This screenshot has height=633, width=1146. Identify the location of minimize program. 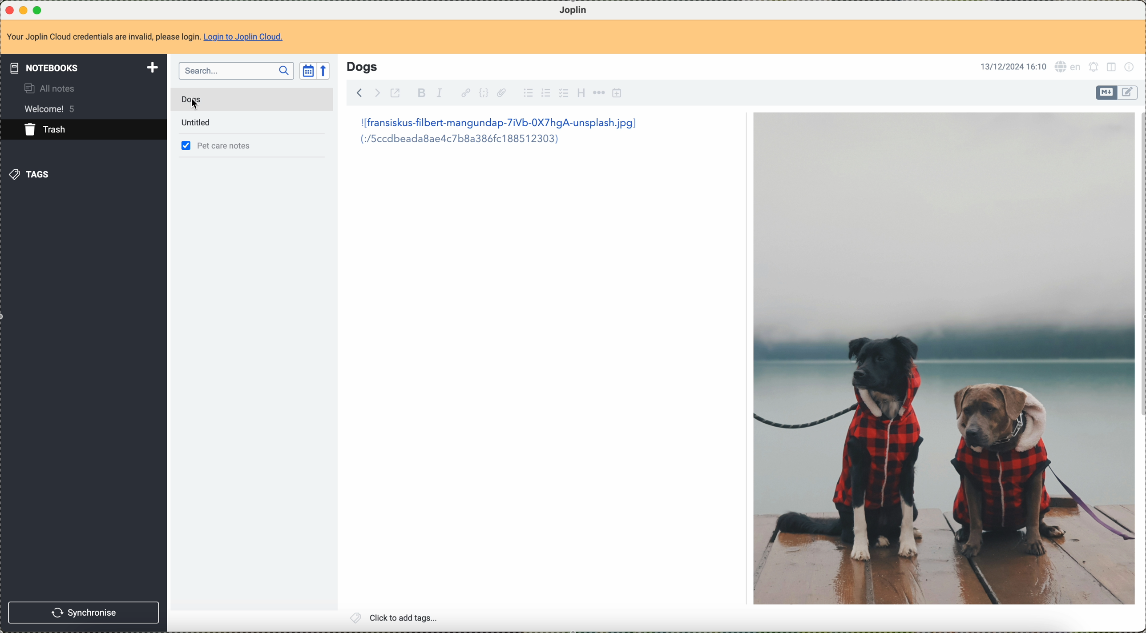
(24, 9).